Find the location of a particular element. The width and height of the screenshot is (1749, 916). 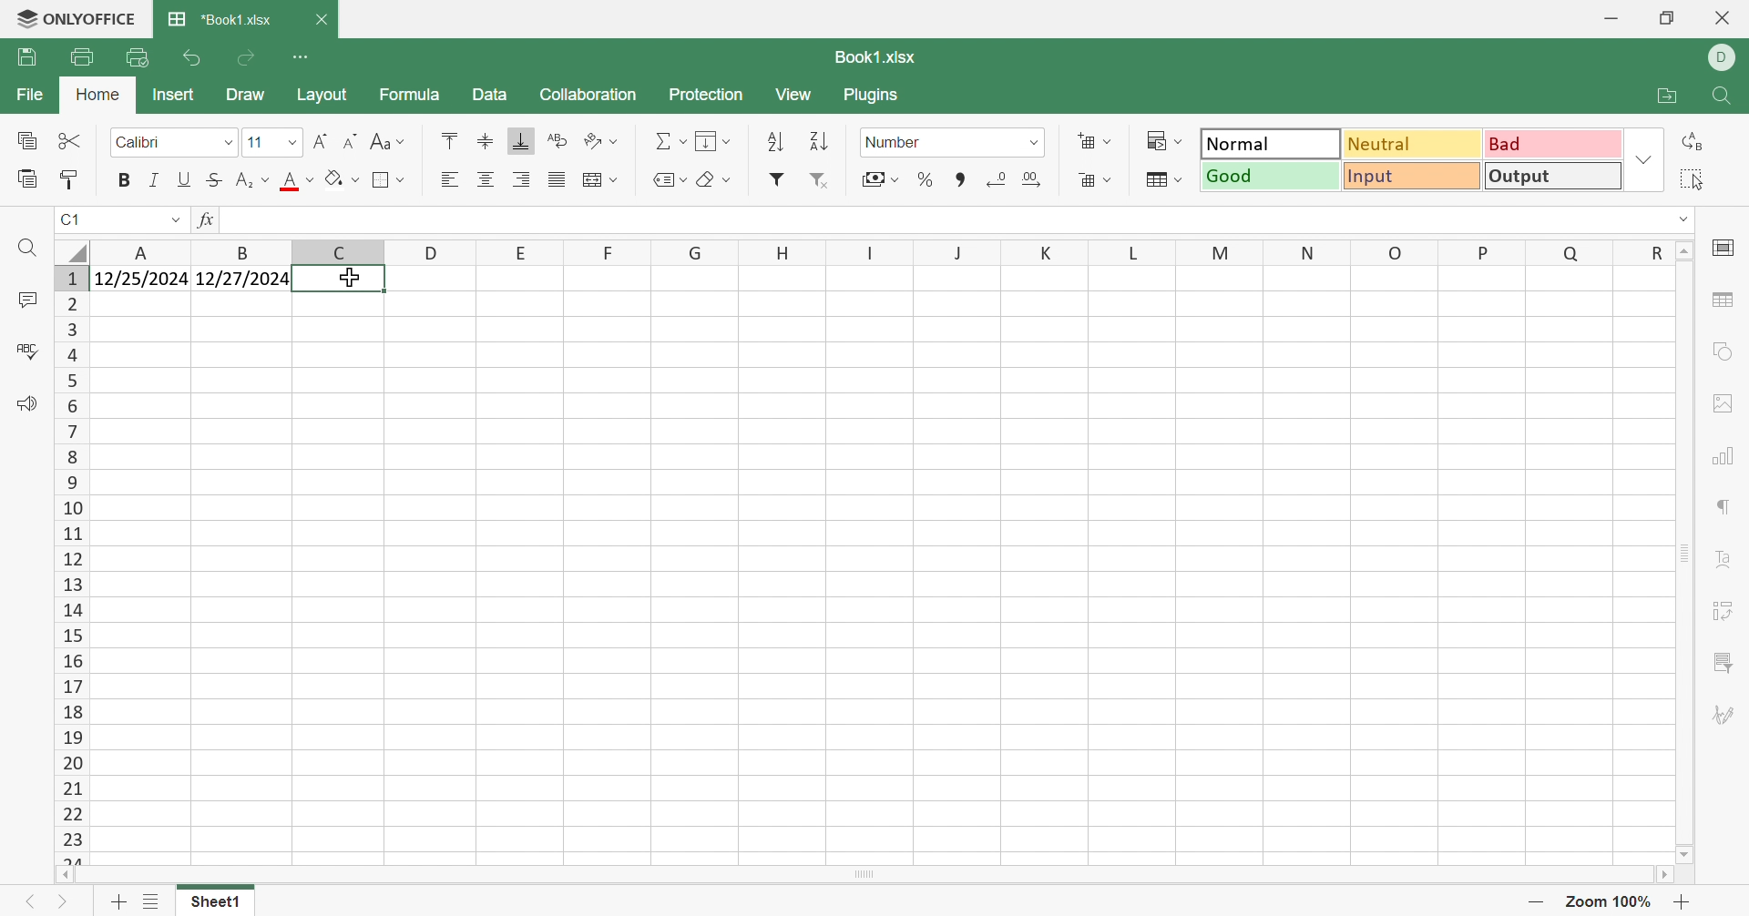

Scroll Down is located at coordinates (1682, 857).